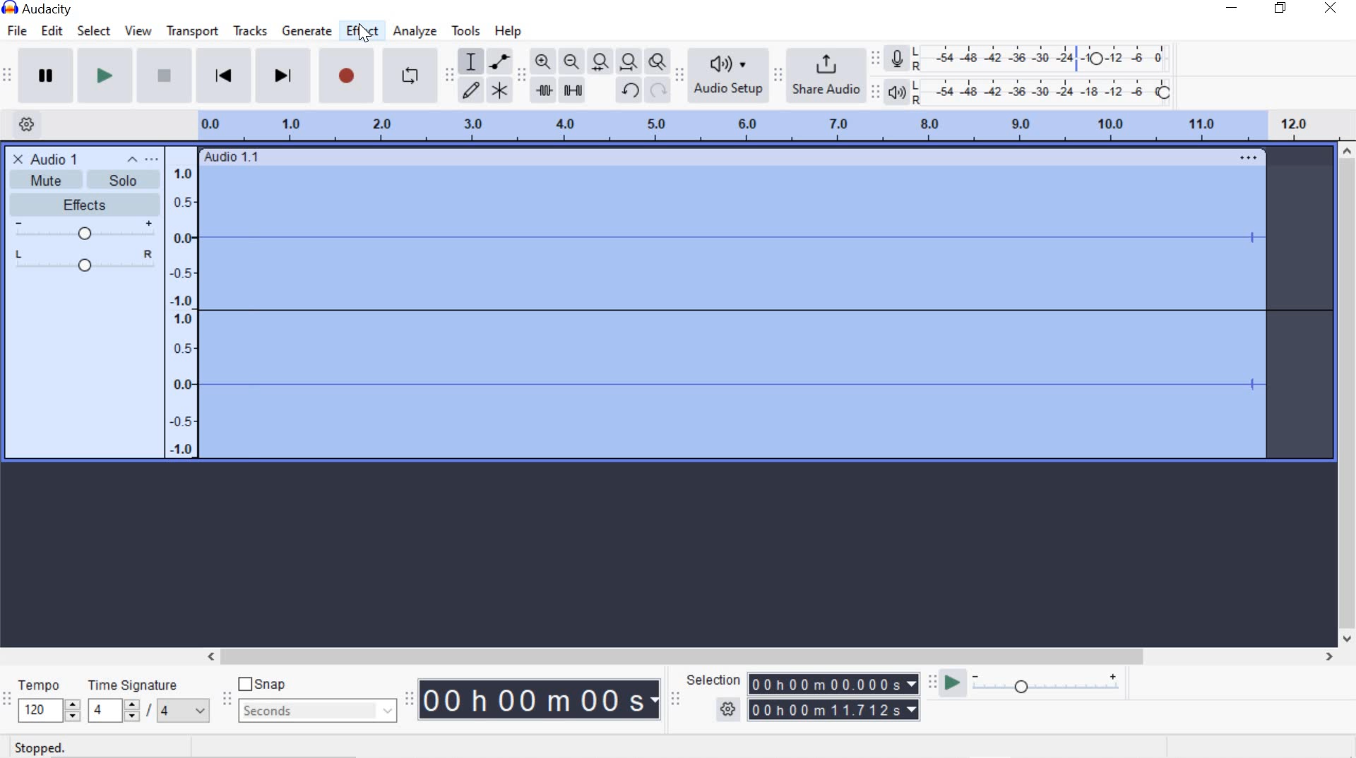 This screenshot has width=1356, height=758. What do you see at coordinates (315, 710) in the screenshot?
I see `seconds` at bounding box center [315, 710].